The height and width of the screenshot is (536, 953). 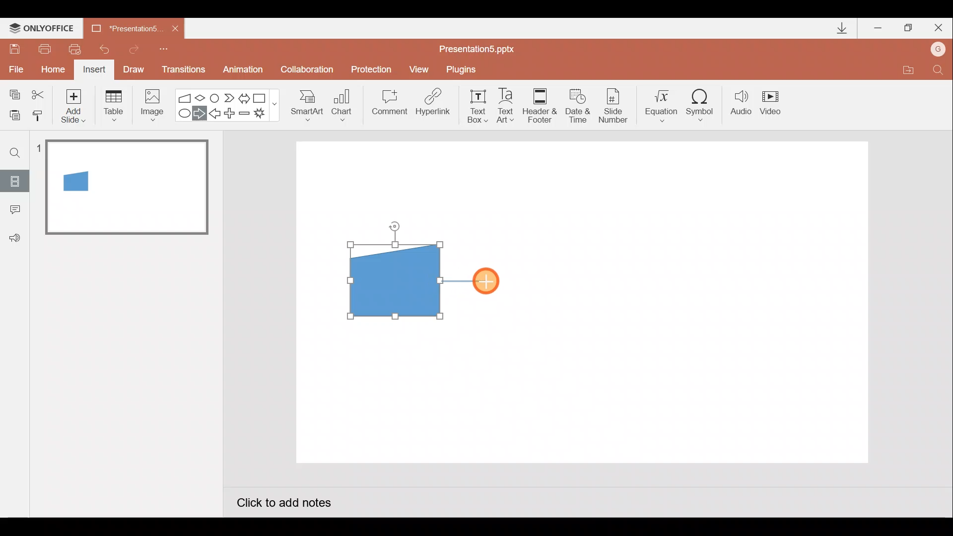 What do you see at coordinates (420, 68) in the screenshot?
I see `View` at bounding box center [420, 68].